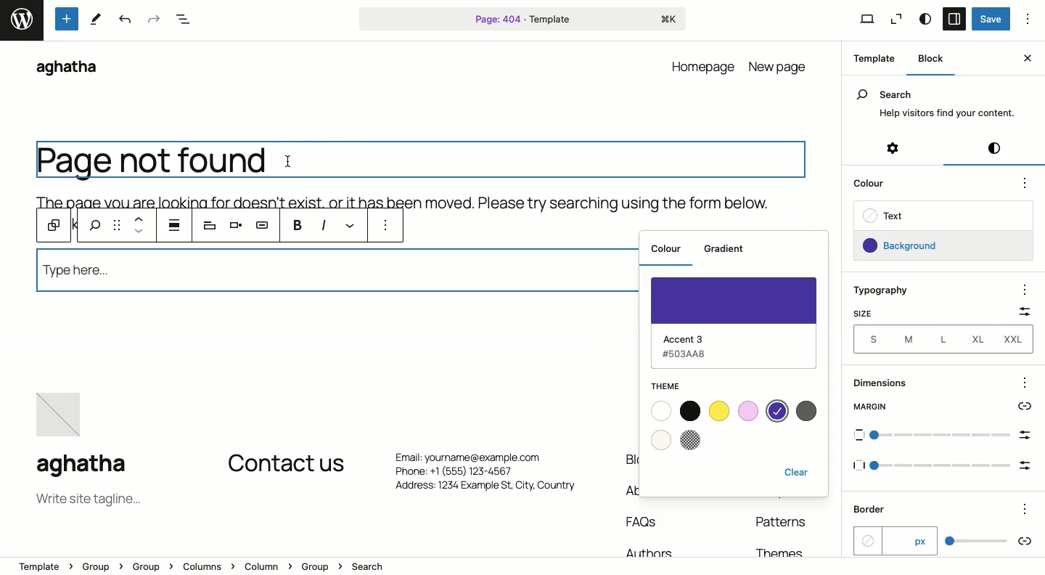 The height and width of the screenshot is (575, 1045). What do you see at coordinates (907, 246) in the screenshot?
I see `Purple selected` at bounding box center [907, 246].